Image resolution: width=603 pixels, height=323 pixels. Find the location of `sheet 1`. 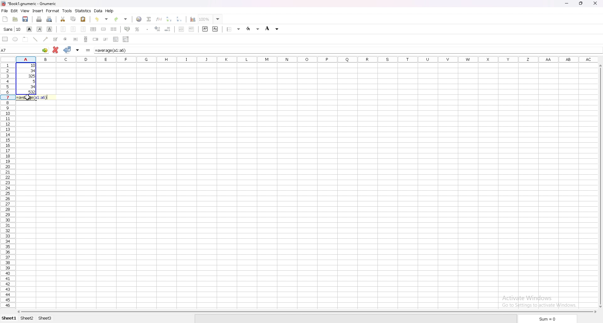

sheet 1 is located at coordinates (8, 319).